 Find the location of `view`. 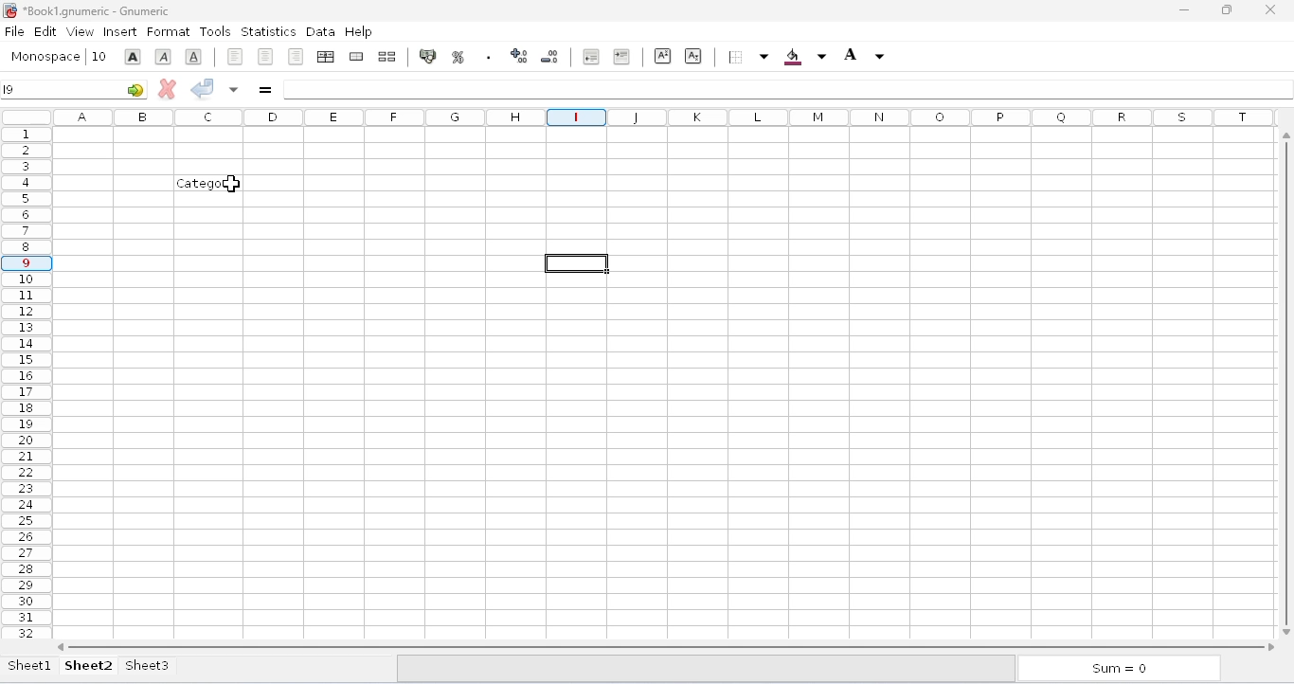

view is located at coordinates (81, 31).